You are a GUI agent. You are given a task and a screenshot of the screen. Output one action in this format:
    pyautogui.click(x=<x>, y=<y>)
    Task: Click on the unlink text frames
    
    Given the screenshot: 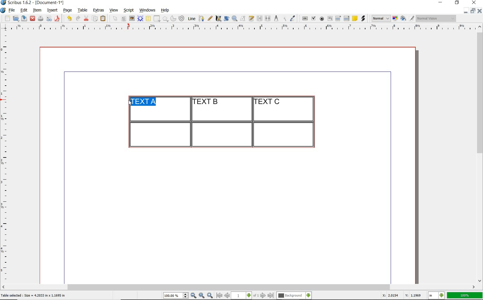 What is the action you would take?
    pyautogui.click(x=268, y=19)
    